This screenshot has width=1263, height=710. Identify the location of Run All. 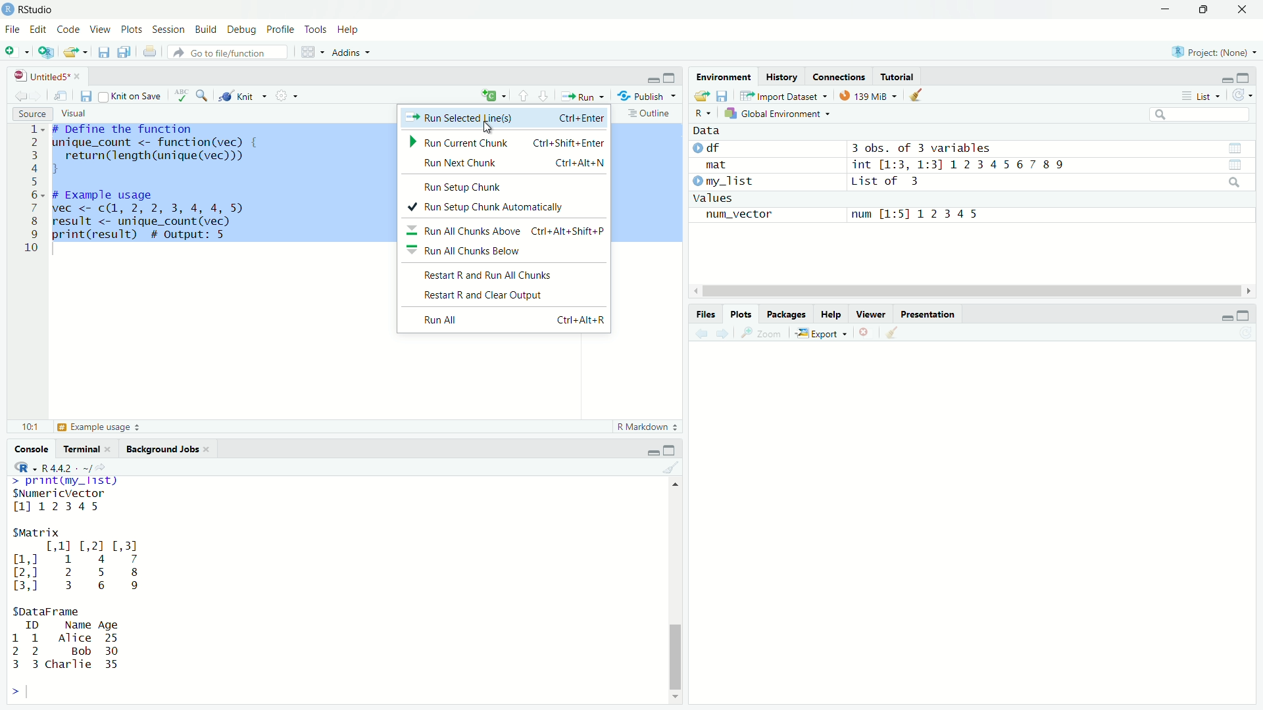
(443, 319).